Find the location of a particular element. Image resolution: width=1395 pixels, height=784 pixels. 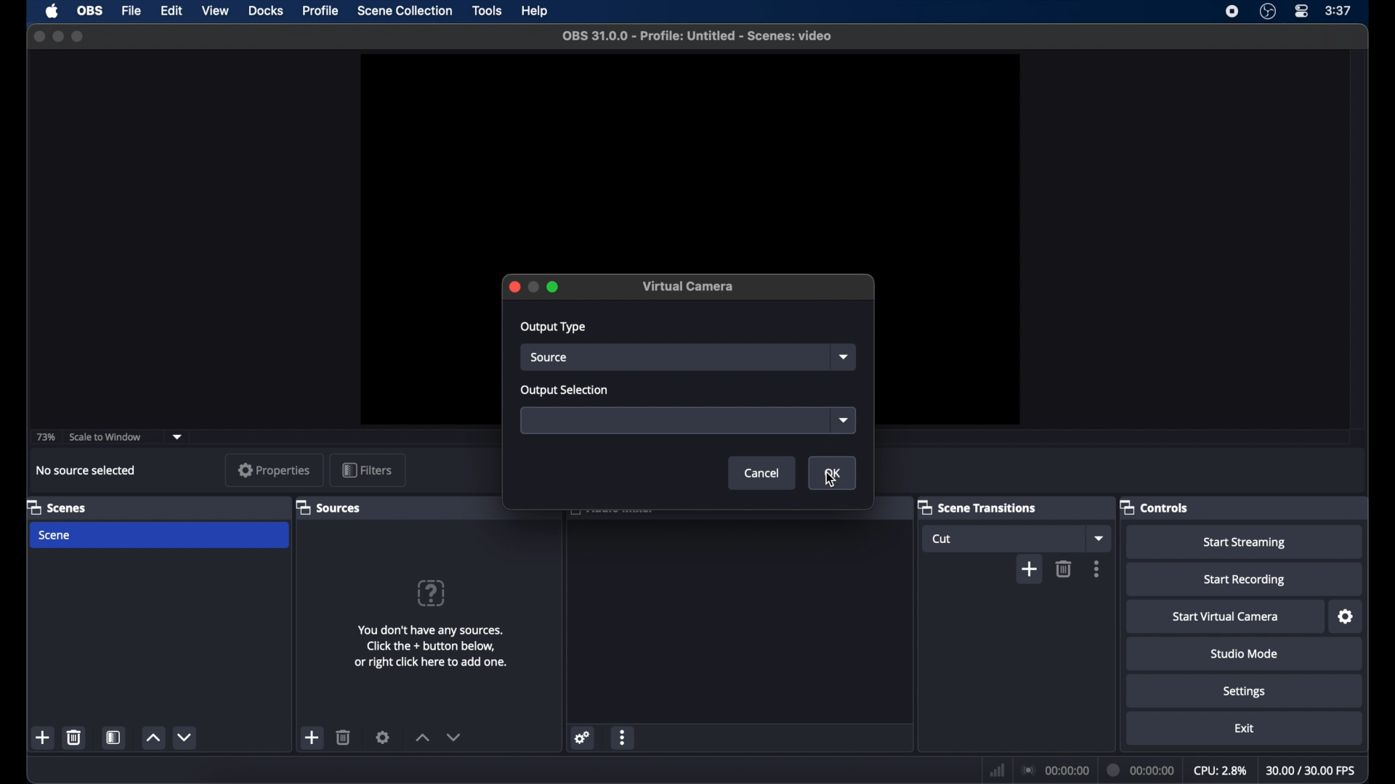

scene collection is located at coordinates (405, 11).